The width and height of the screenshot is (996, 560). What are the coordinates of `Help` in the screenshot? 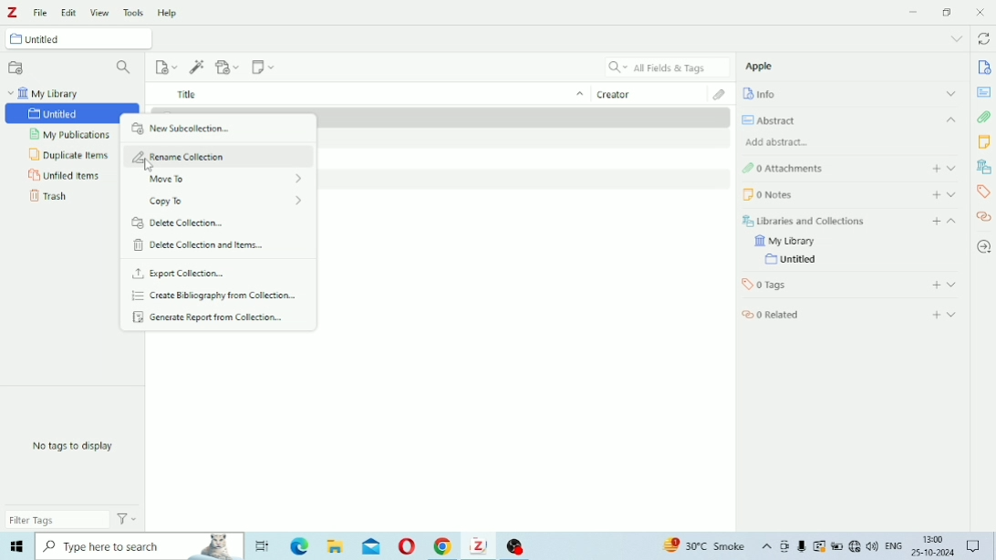 It's located at (169, 13).